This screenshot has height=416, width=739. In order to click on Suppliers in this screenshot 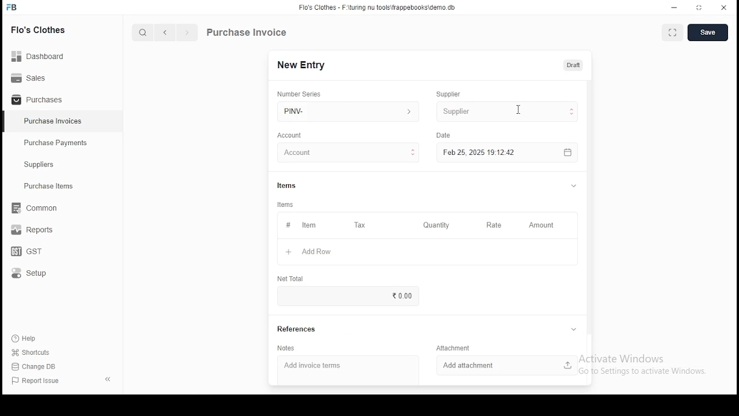, I will do `click(42, 165)`.